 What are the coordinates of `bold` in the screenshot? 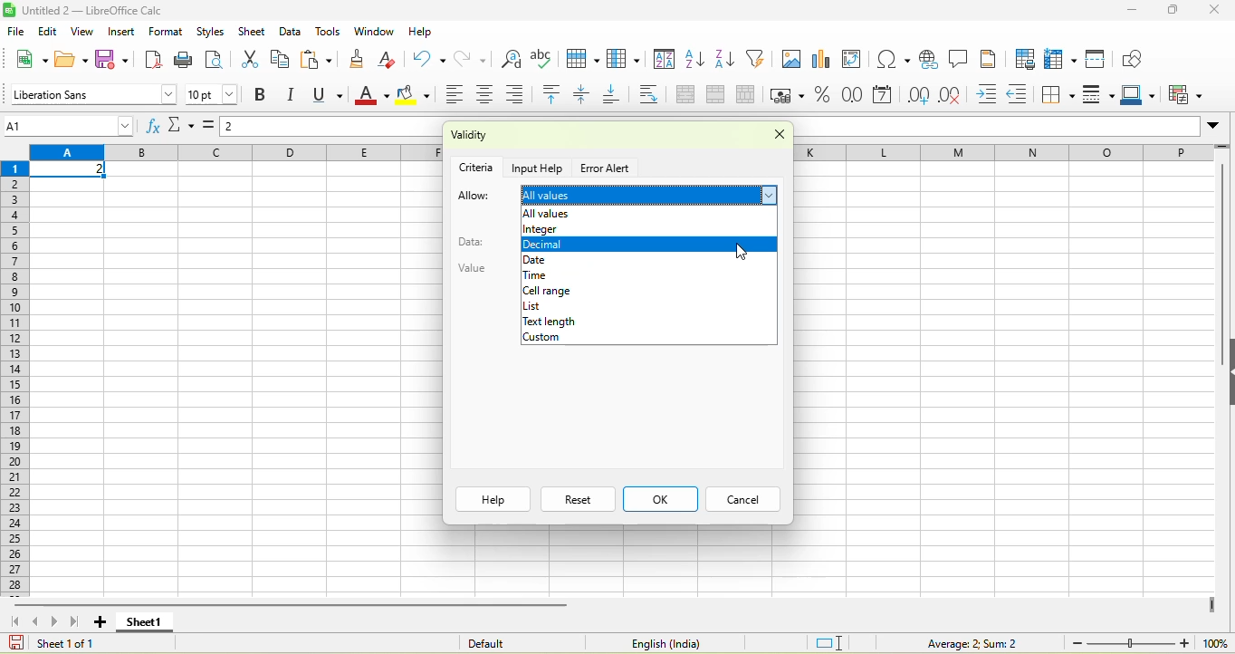 It's located at (262, 96).